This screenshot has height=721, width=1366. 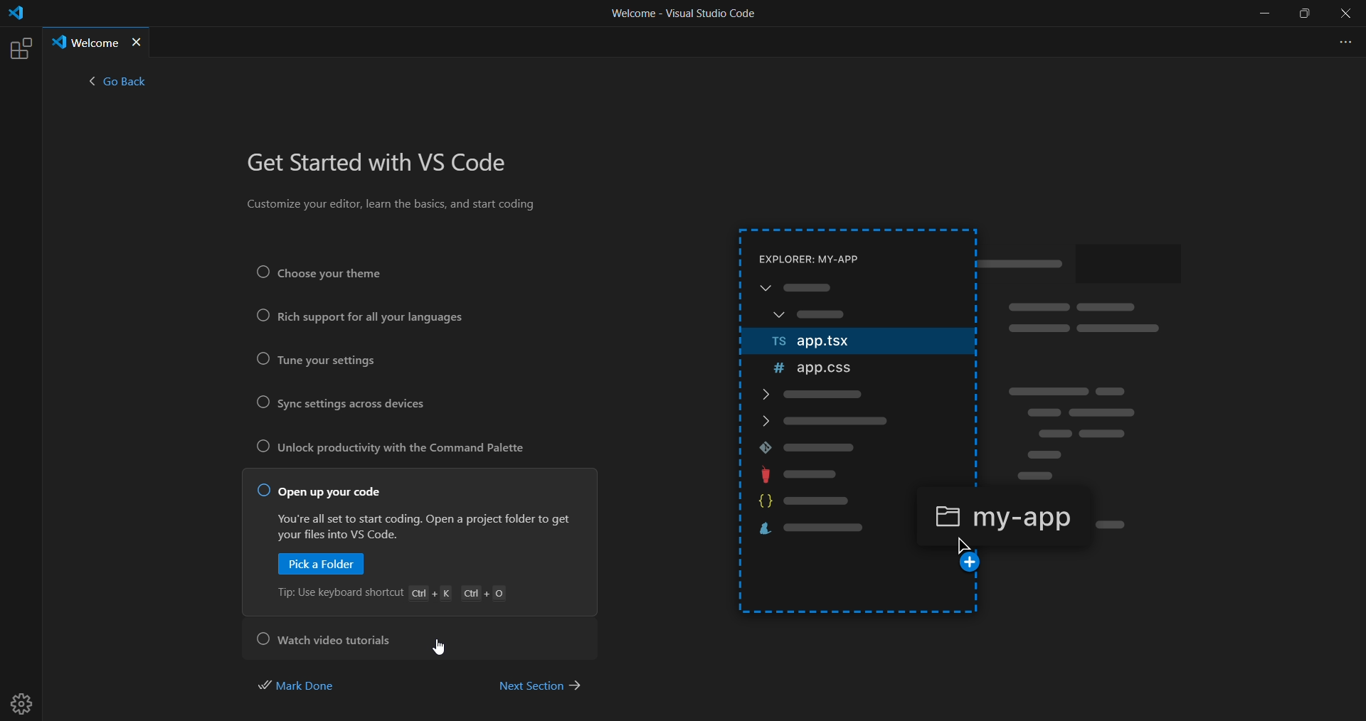 What do you see at coordinates (397, 451) in the screenshot?
I see `unlock productivity with the command palette` at bounding box center [397, 451].